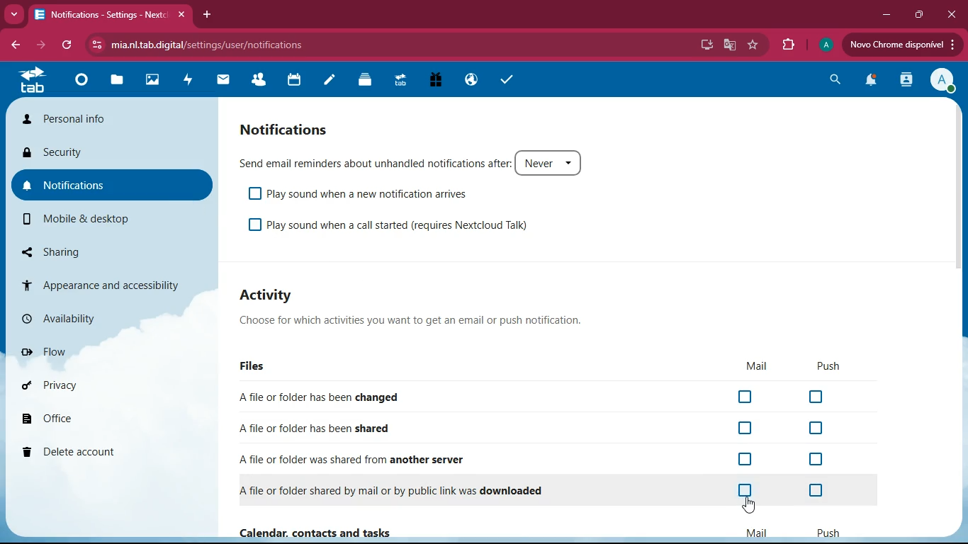 This screenshot has width=968, height=544. Describe the element at coordinates (186, 81) in the screenshot. I see `activity` at that location.